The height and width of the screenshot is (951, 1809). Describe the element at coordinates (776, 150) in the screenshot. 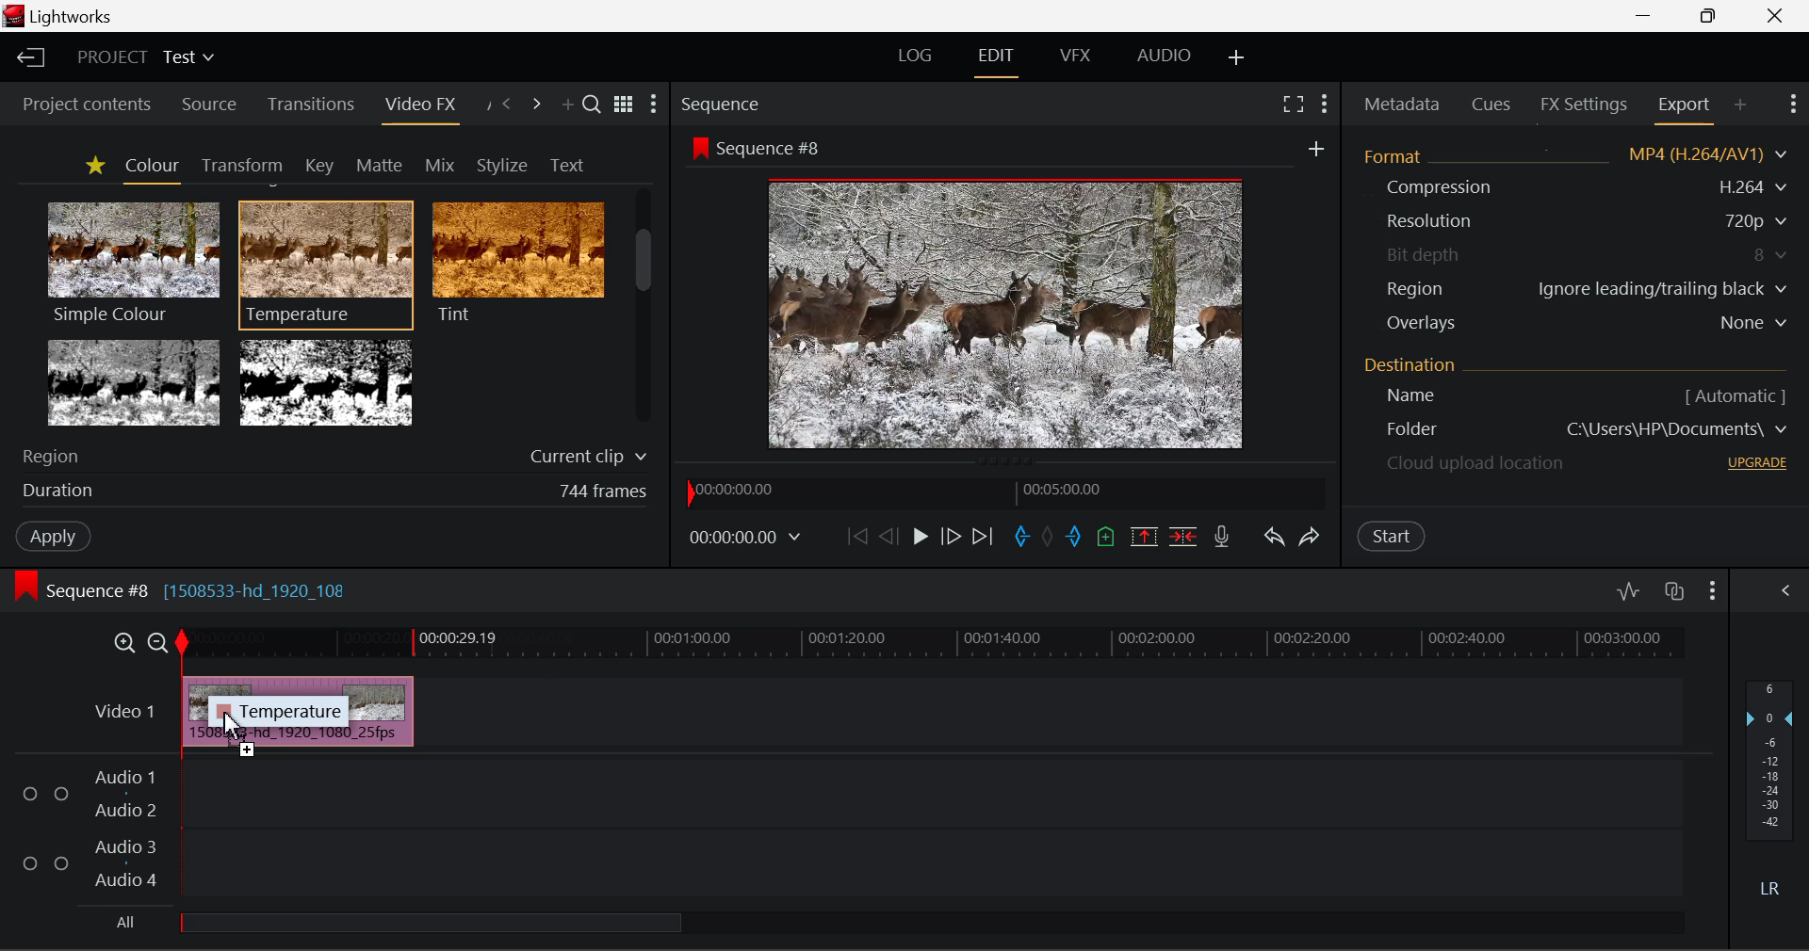

I see `Sequence #8` at that location.